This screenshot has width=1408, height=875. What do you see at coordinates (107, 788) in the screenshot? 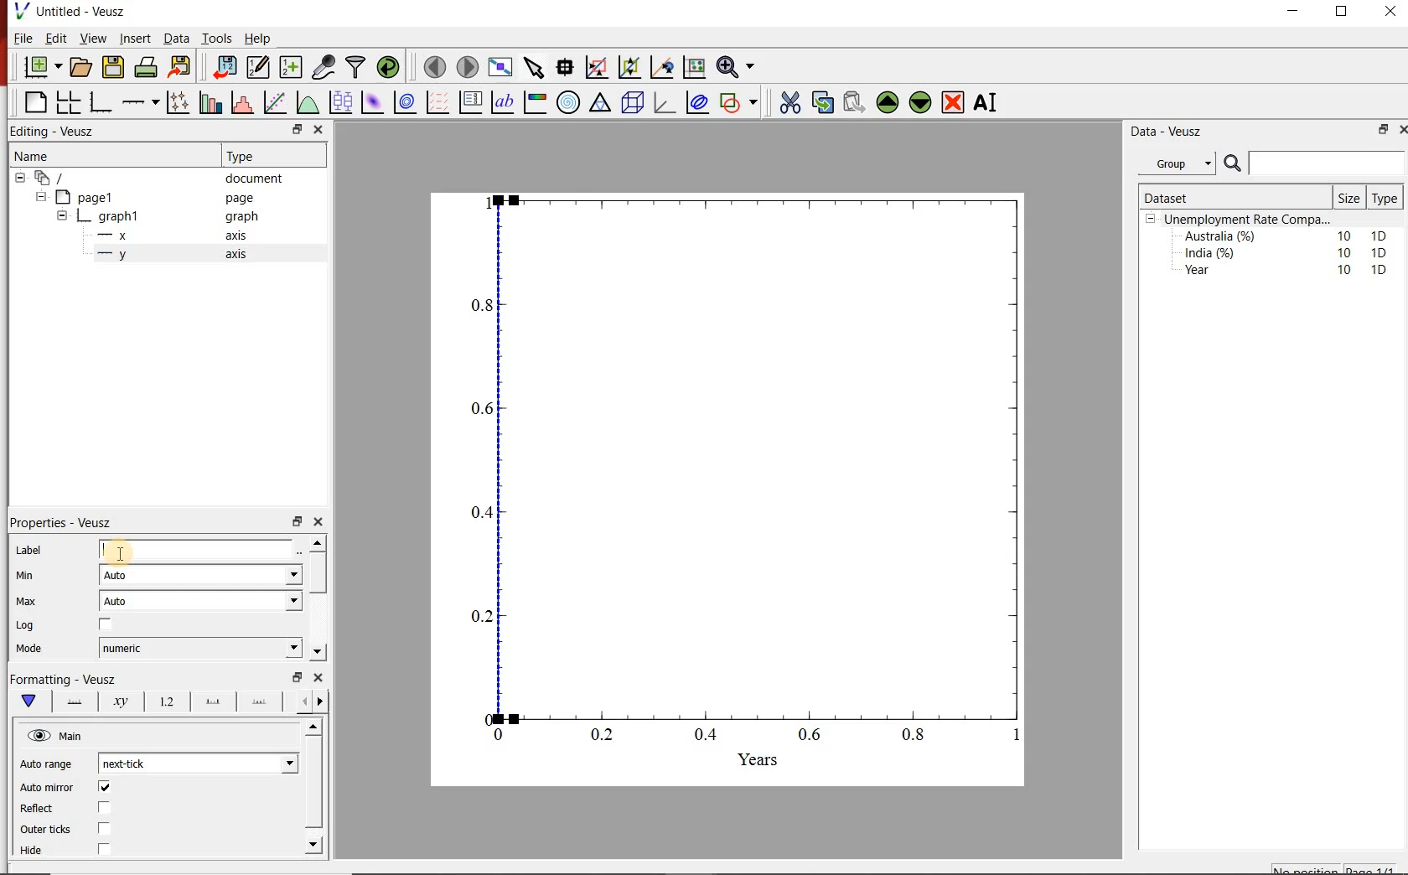
I see `checkbox` at bounding box center [107, 788].